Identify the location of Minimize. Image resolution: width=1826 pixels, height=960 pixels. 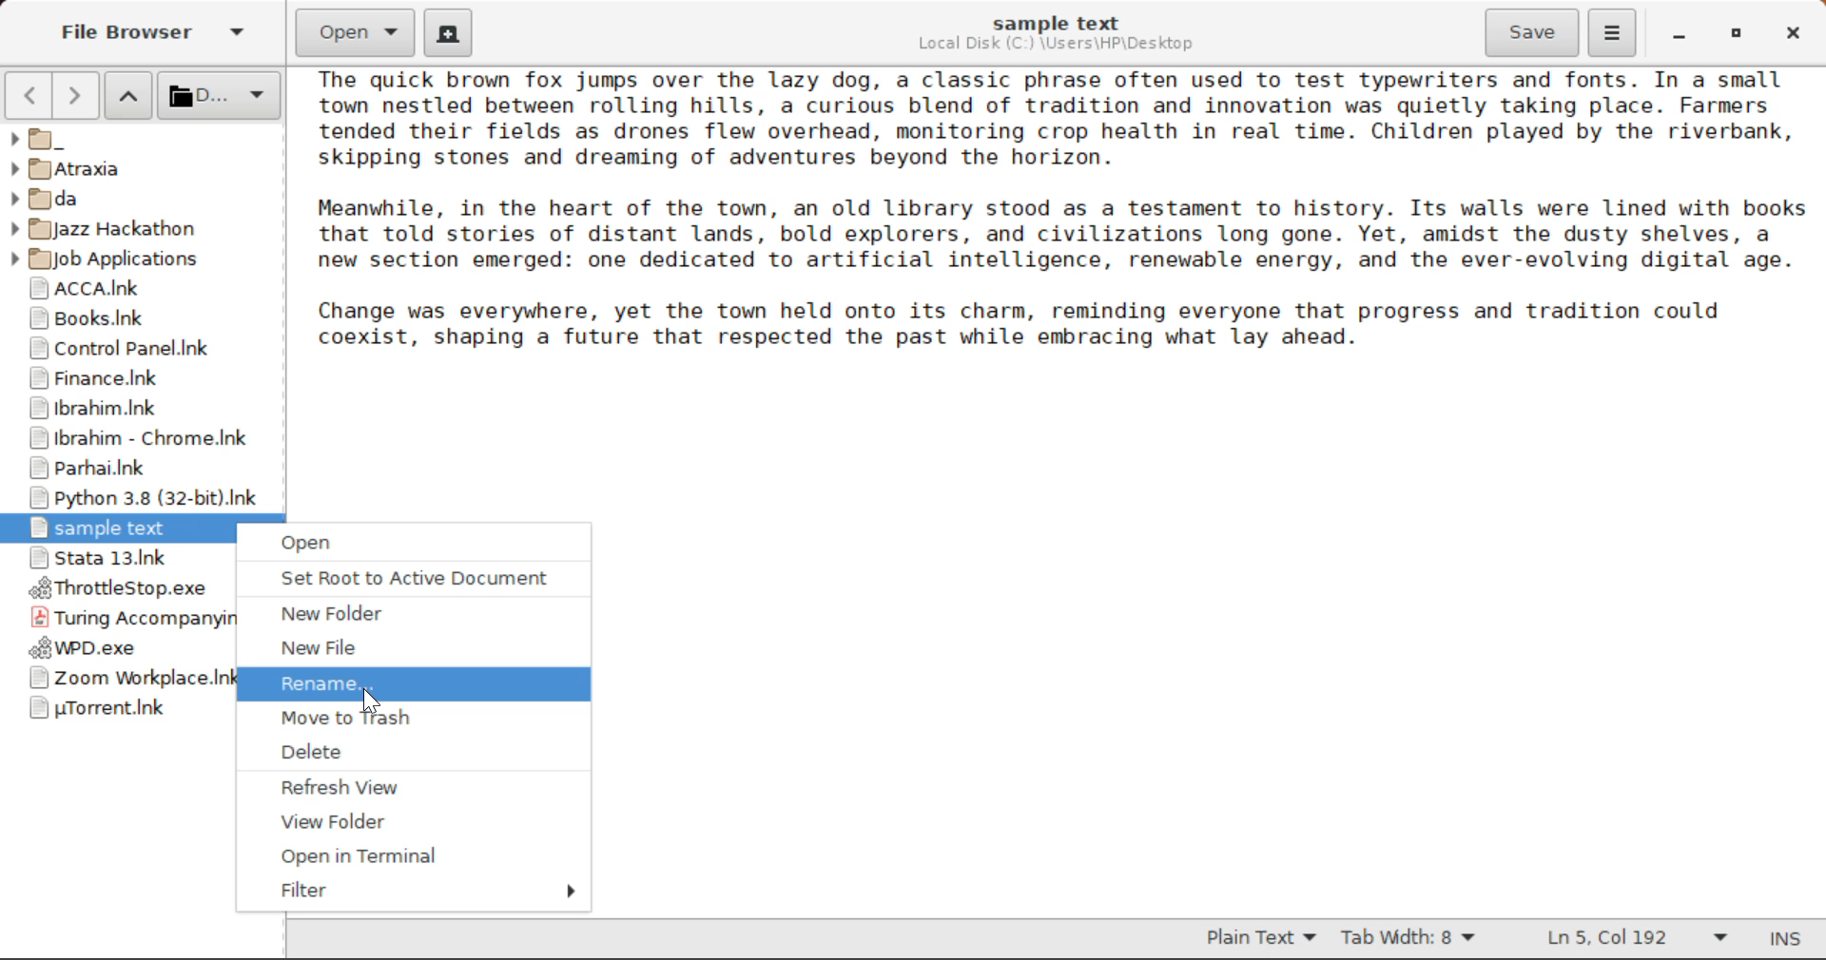
(1729, 33).